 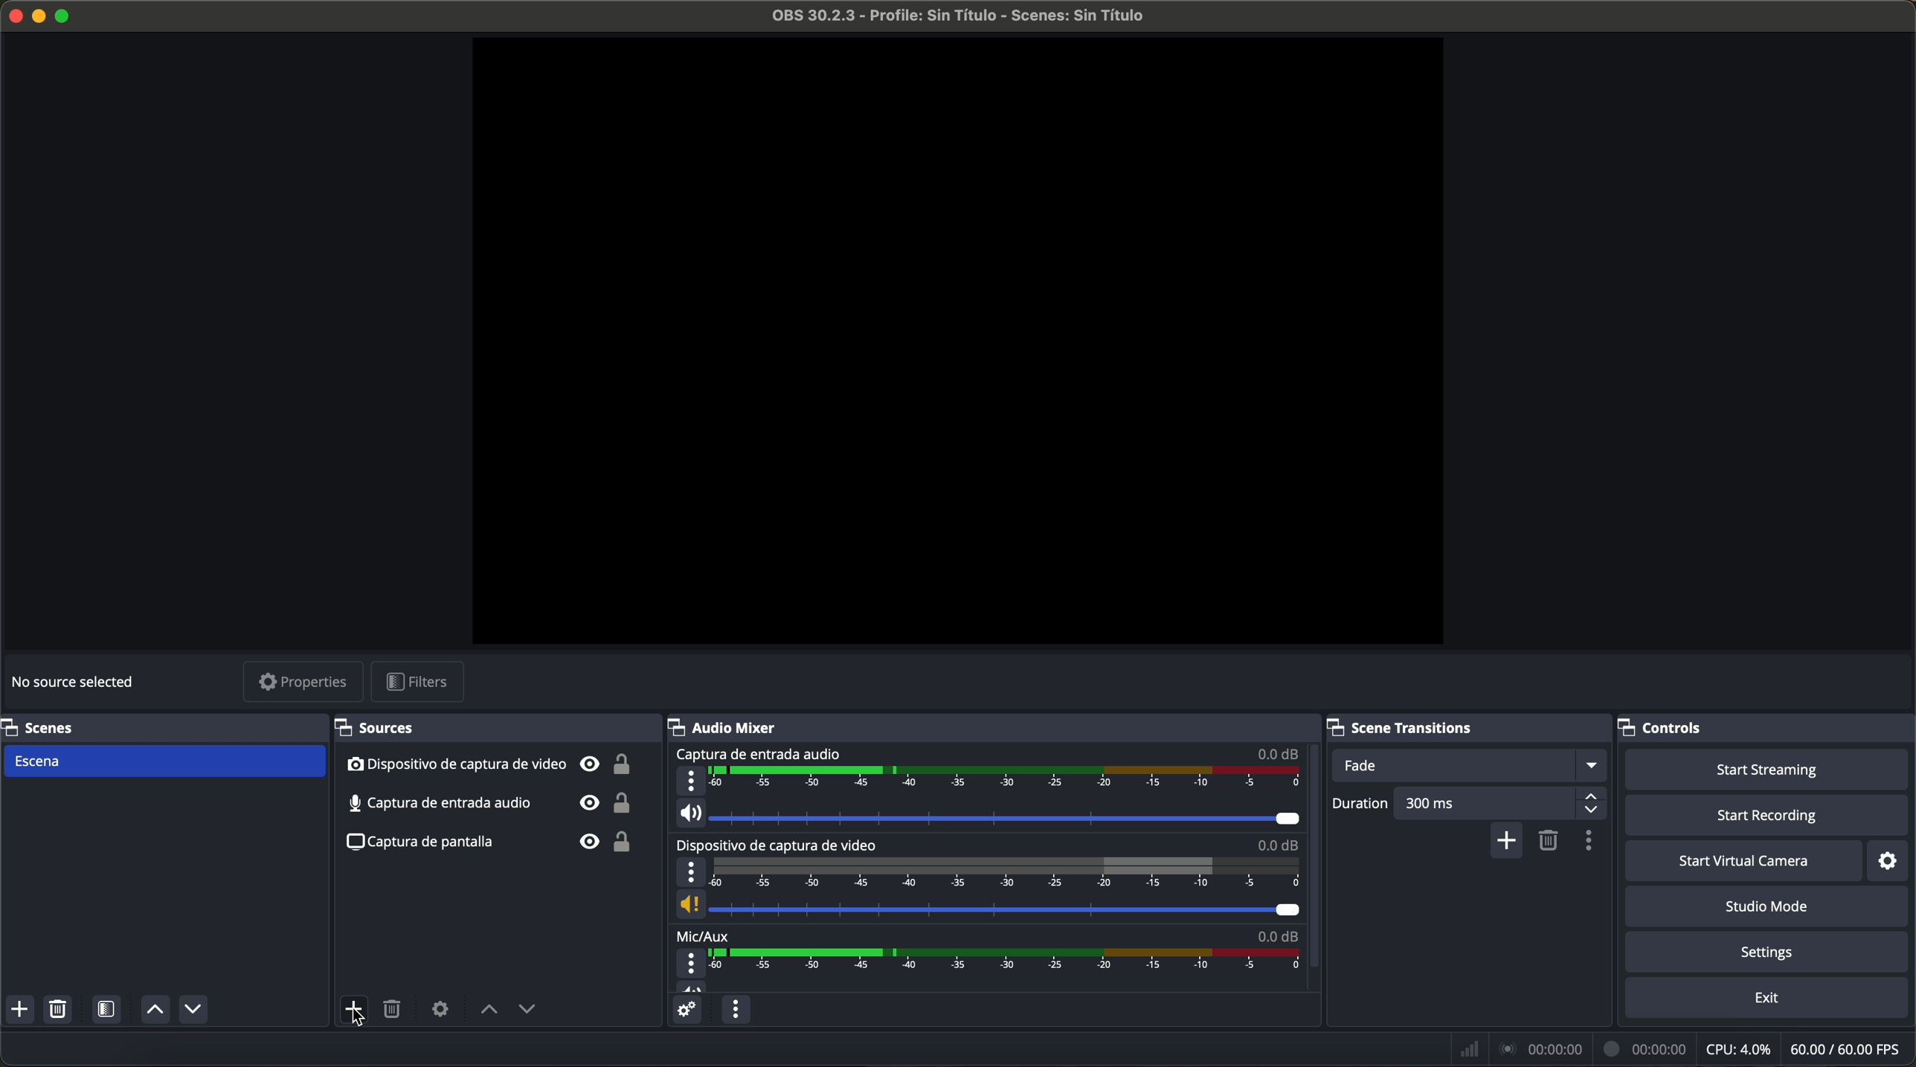 I want to click on scene, so click(x=163, y=762).